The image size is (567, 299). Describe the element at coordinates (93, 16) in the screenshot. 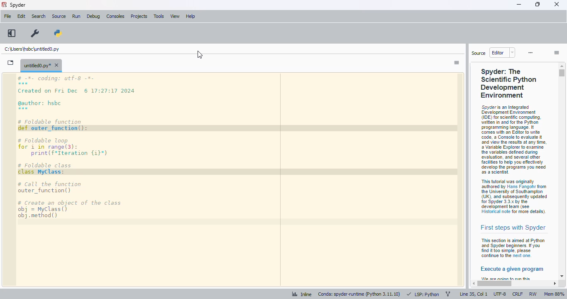

I see `debug` at that location.